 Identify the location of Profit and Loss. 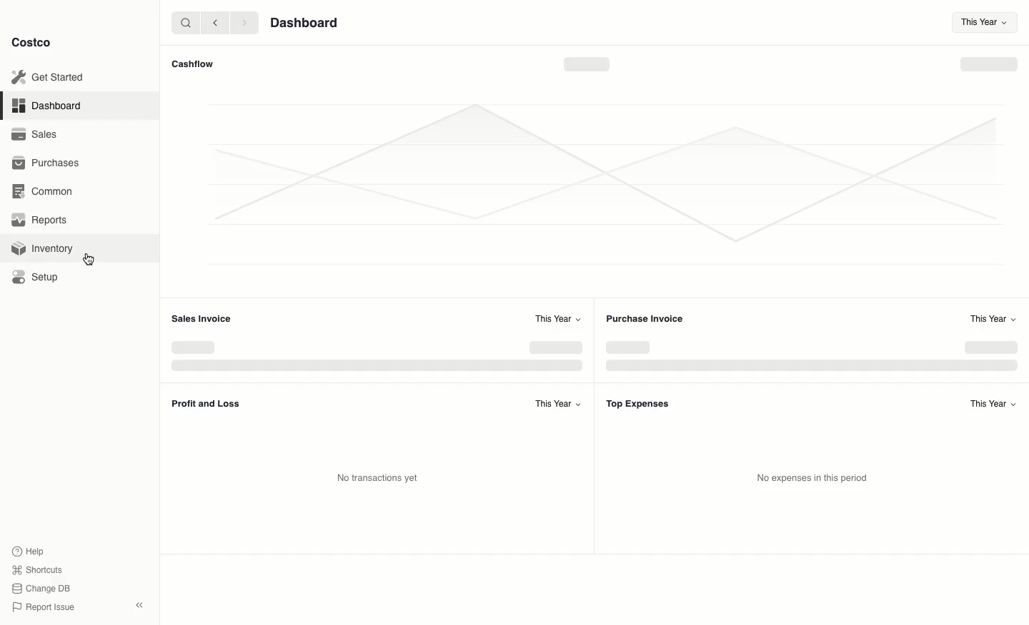
(208, 403).